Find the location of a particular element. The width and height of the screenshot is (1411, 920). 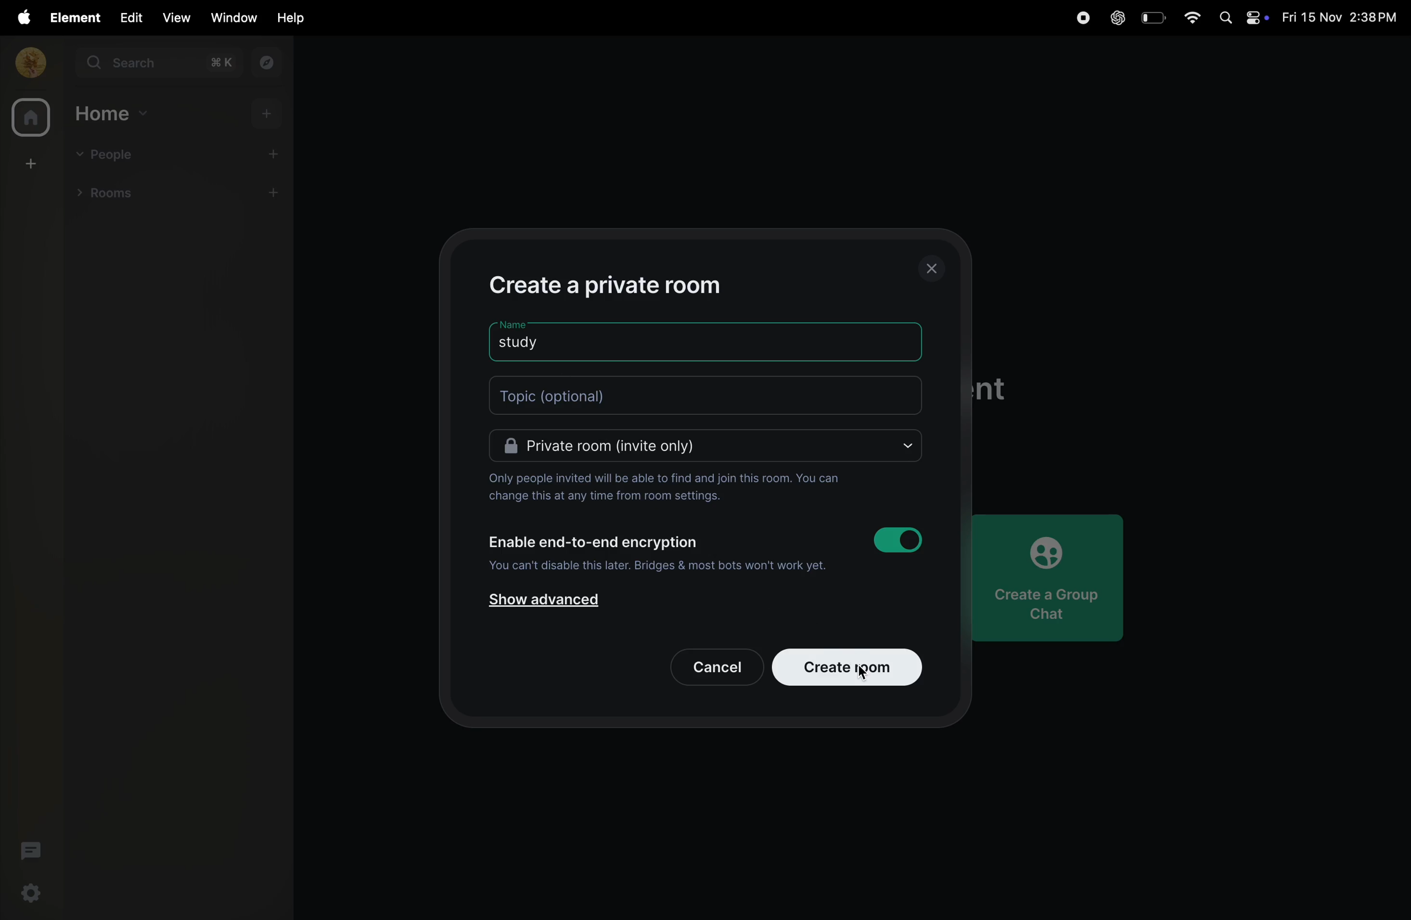

profile is located at coordinates (27, 62).